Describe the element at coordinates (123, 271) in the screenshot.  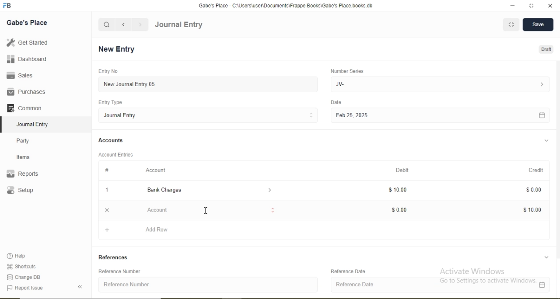
I see `Reference Number` at that location.